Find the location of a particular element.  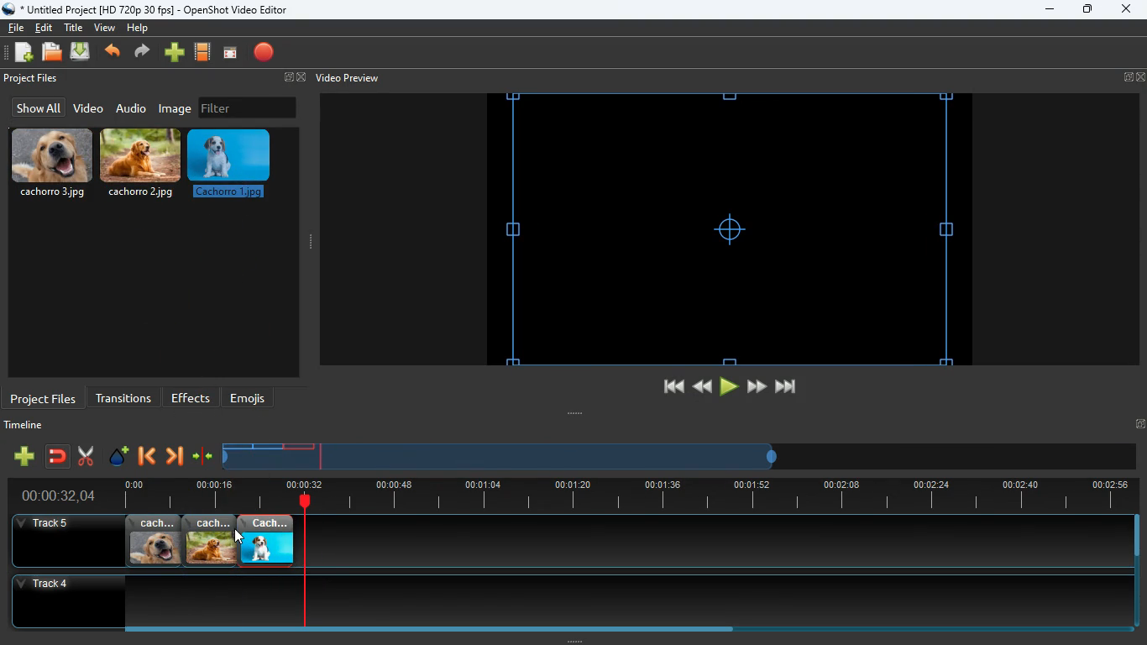

play is located at coordinates (729, 387).